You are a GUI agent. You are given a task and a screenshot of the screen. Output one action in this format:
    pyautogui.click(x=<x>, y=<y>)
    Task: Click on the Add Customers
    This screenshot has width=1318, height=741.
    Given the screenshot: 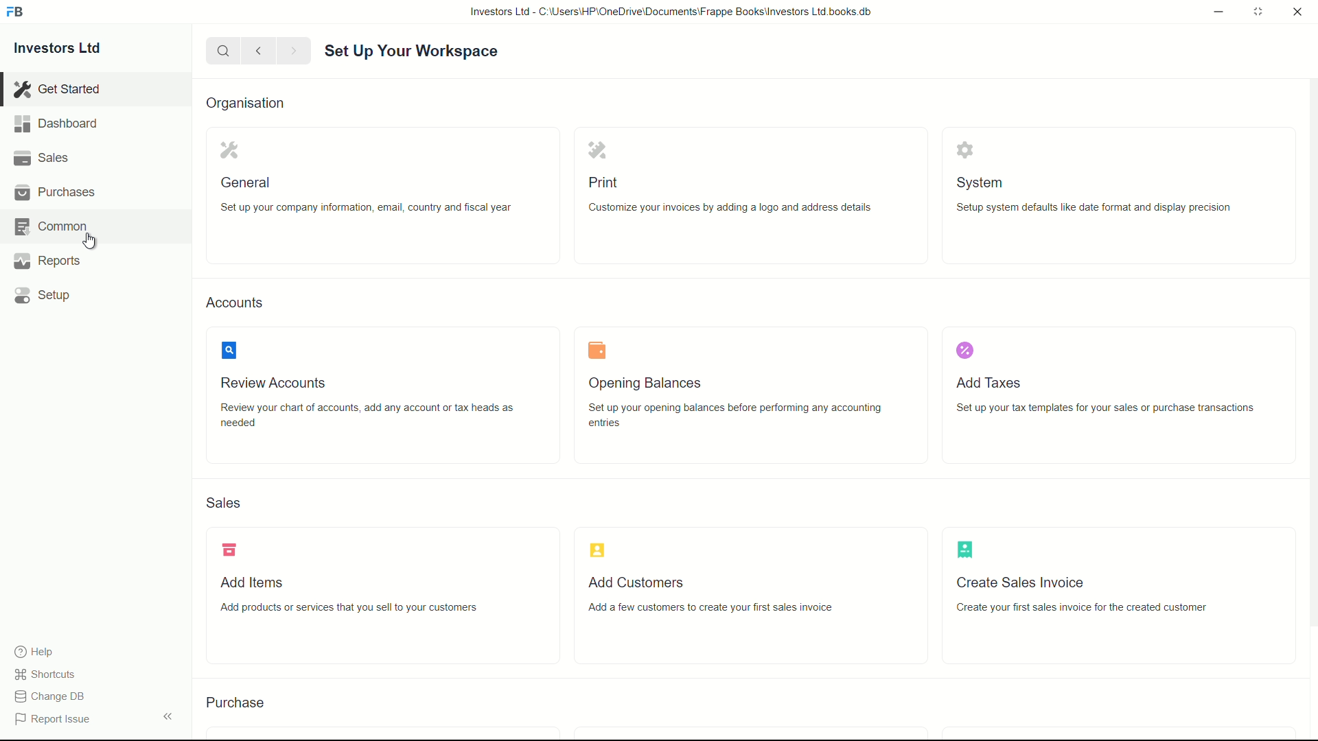 What is the action you would take?
    pyautogui.click(x=634, y=583)
    